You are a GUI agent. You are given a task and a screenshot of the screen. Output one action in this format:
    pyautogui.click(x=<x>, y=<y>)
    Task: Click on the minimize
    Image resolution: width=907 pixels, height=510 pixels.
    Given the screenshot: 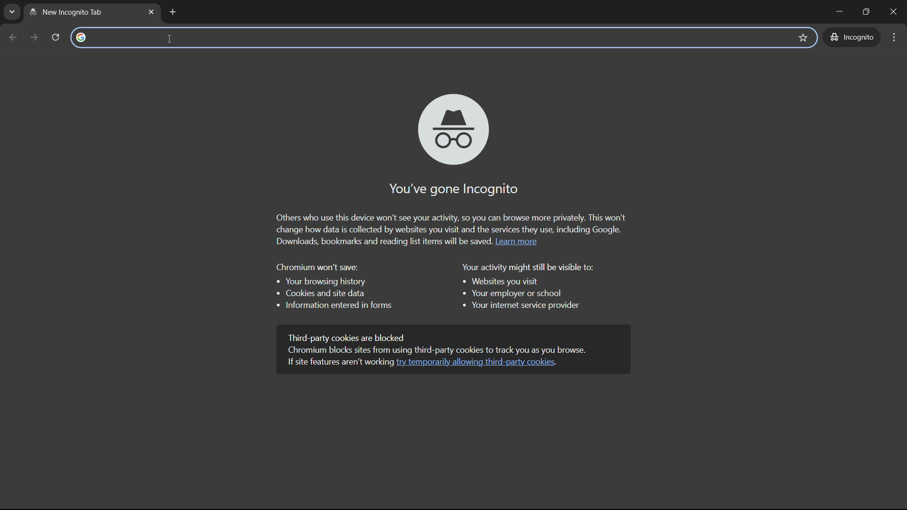 What is the action you would take?
    pyautogui.click(x=836, y=13)
    